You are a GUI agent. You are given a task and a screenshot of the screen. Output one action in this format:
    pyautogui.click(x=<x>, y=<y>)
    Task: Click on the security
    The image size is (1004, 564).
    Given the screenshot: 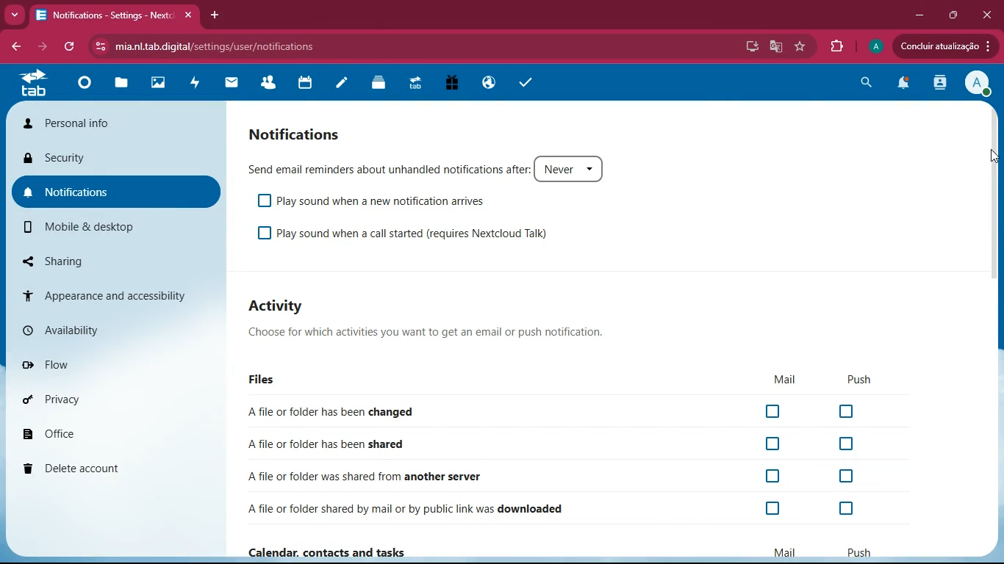 What is the action you would take?
    pyautogui.click(x=118, y=159)
    